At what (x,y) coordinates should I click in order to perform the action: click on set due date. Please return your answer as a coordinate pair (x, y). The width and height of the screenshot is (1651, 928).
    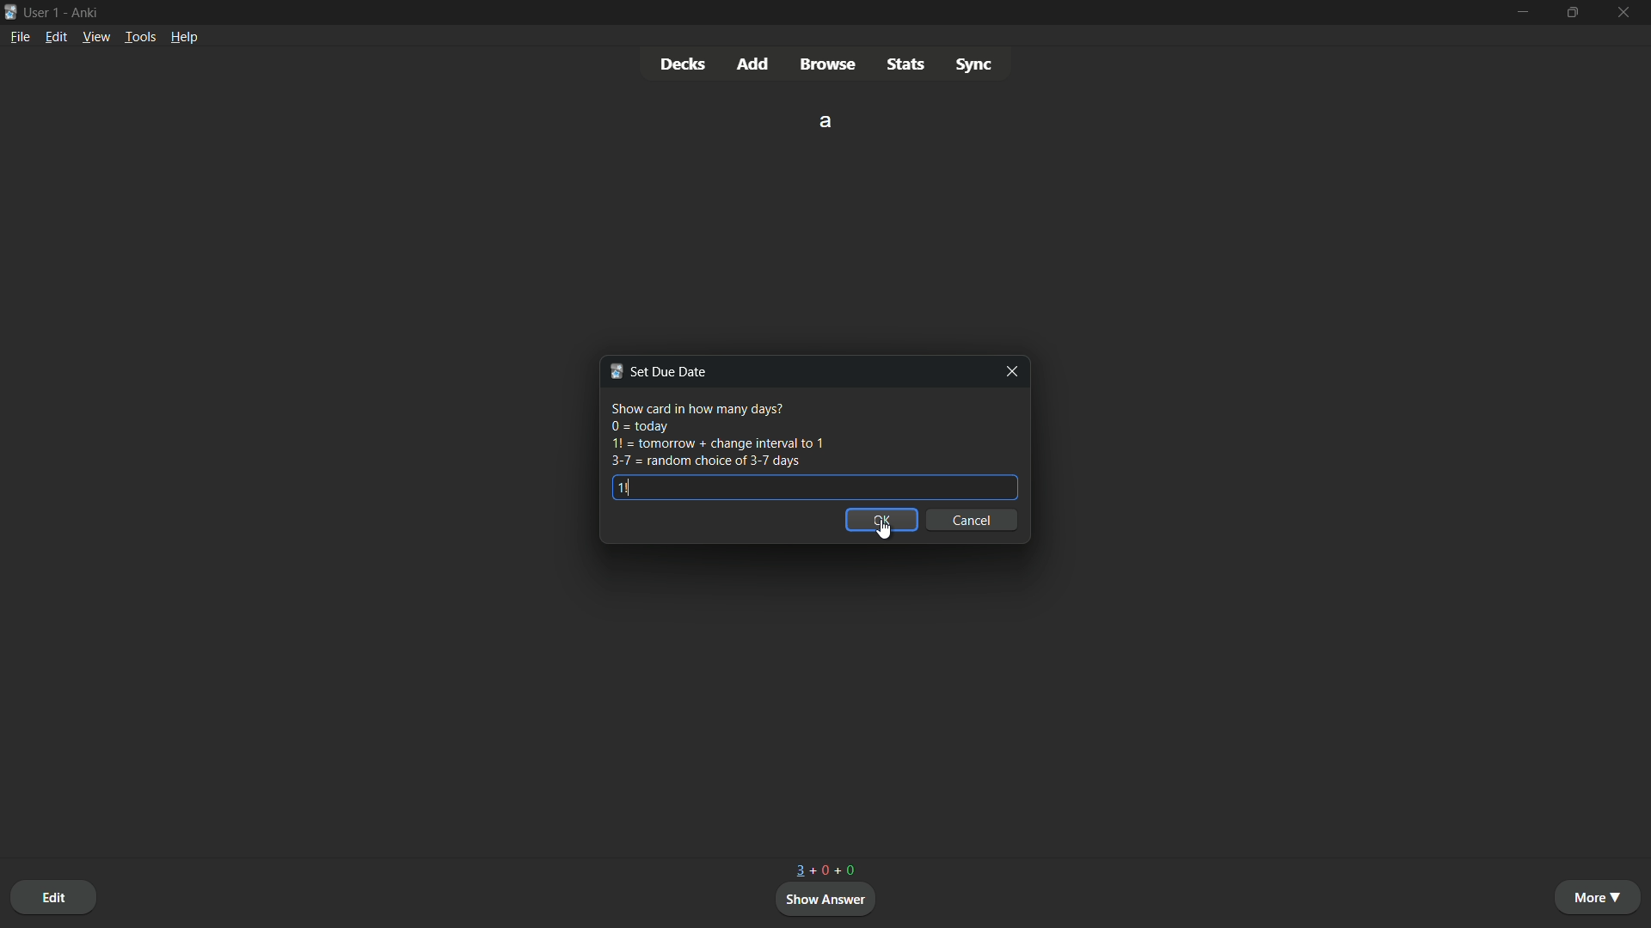
    Looking at the image, I should click on (657, 371).